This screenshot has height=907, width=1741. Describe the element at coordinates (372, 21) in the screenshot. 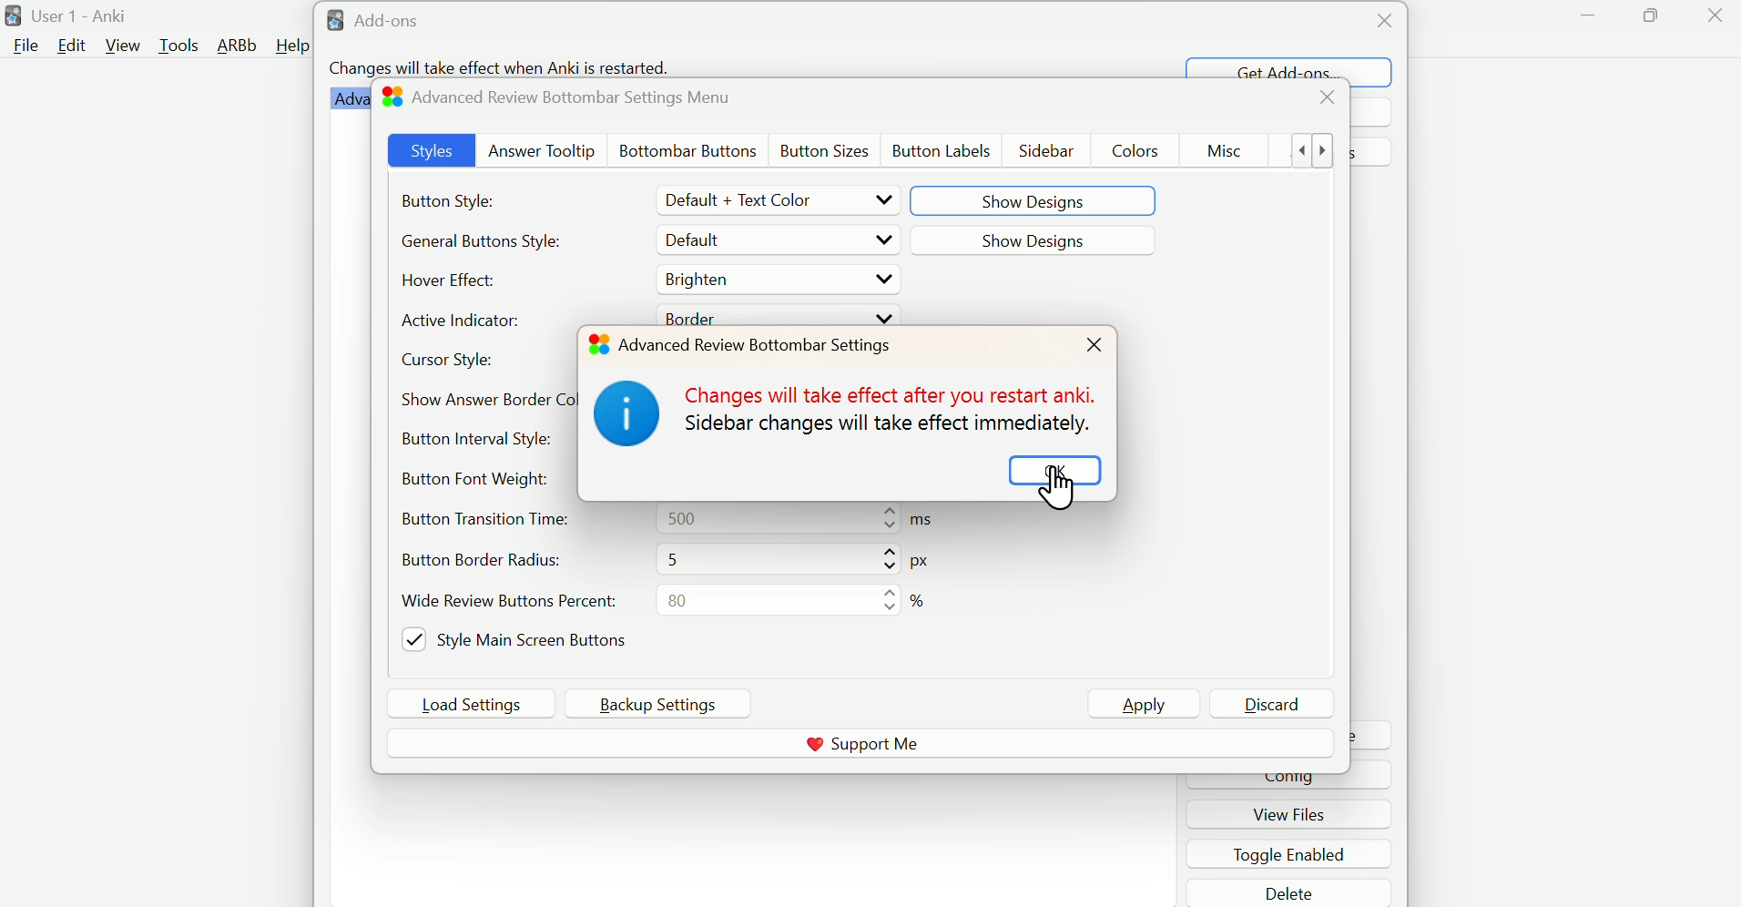

I see `Add-ons` at that location.